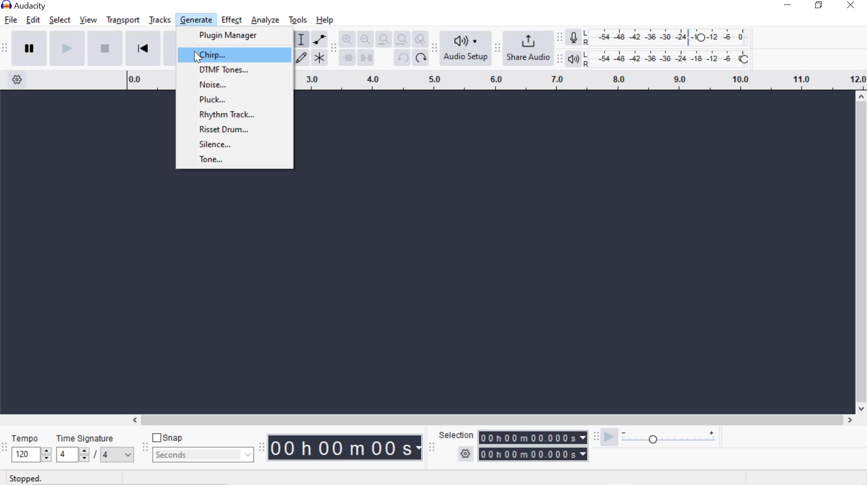 This screenshot has height=485, width=867. Describe the element at coordinates (819, 5) in the screenshot. I see `restore down` at that location.